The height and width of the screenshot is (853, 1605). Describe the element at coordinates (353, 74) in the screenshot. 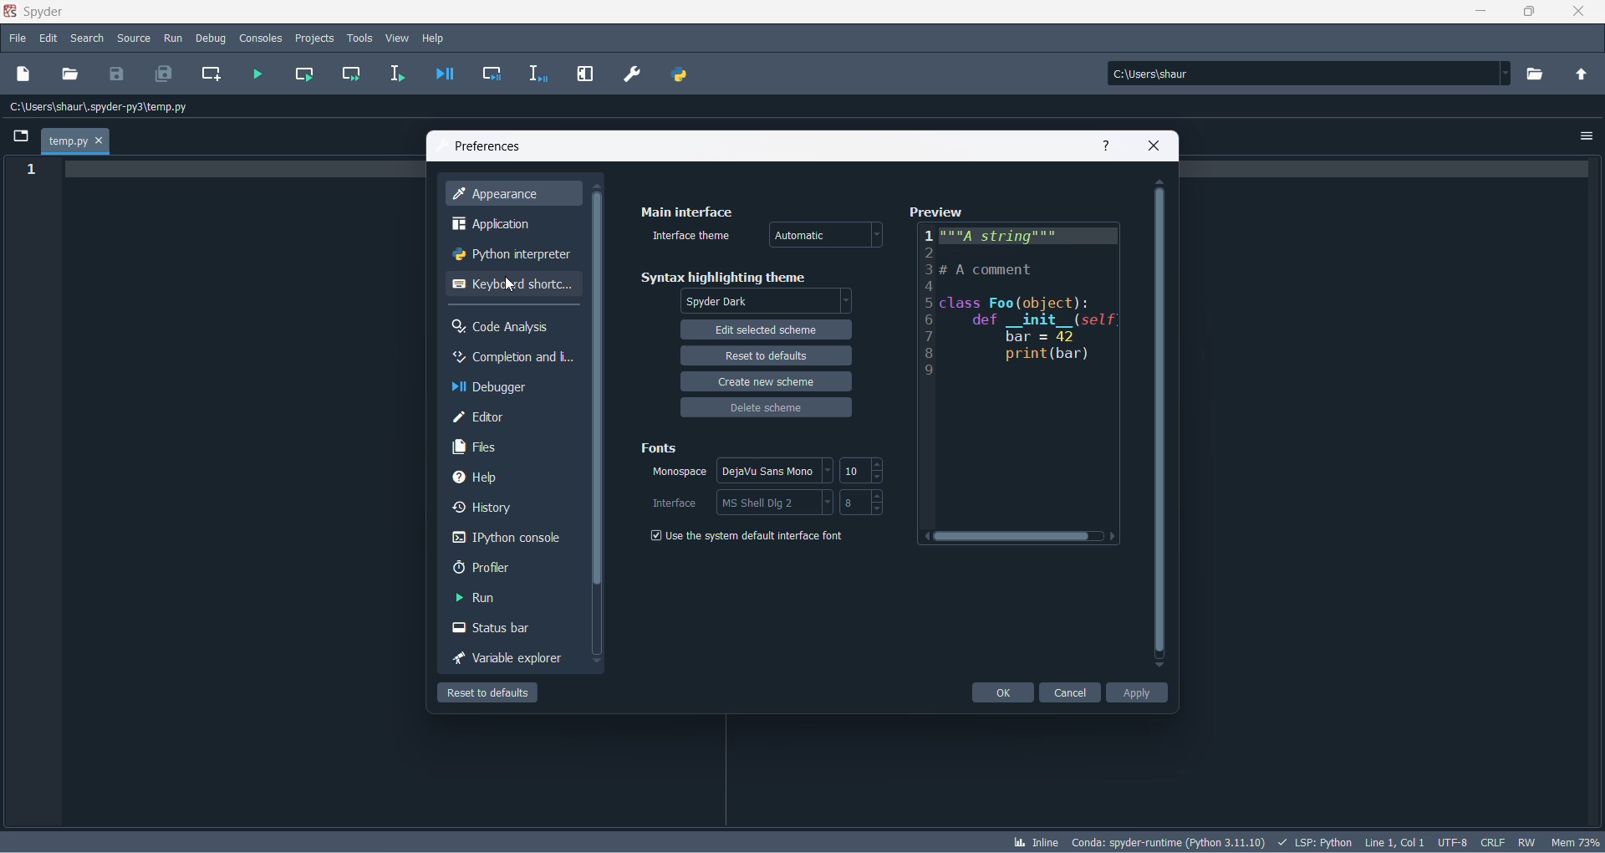

I see `run current cell` at that location.